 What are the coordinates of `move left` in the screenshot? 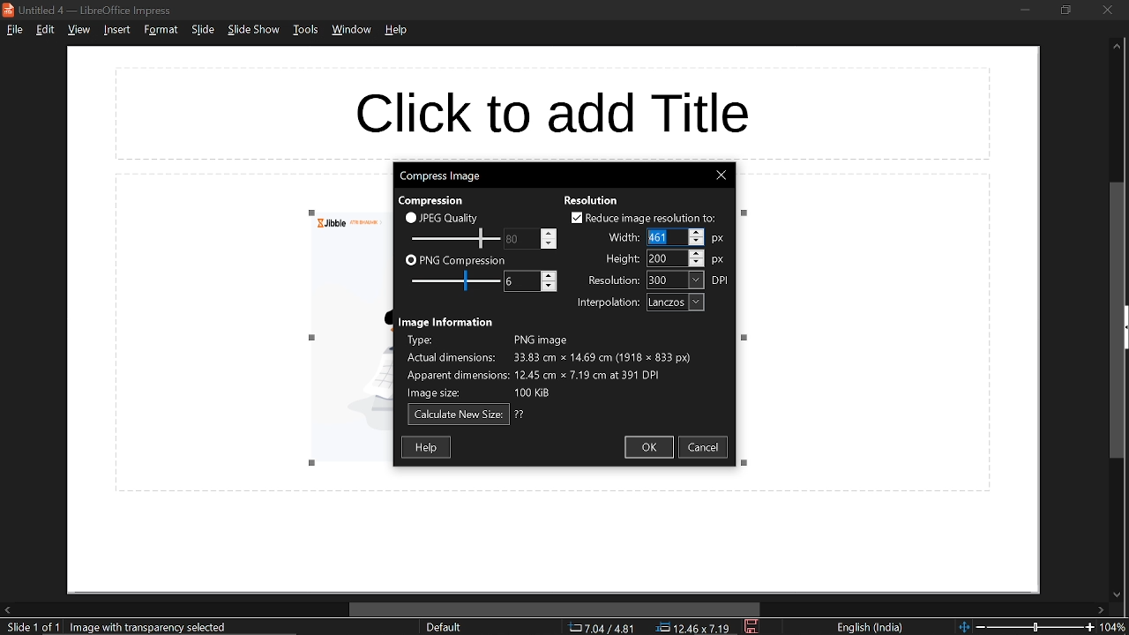 It's located at (7, 610).